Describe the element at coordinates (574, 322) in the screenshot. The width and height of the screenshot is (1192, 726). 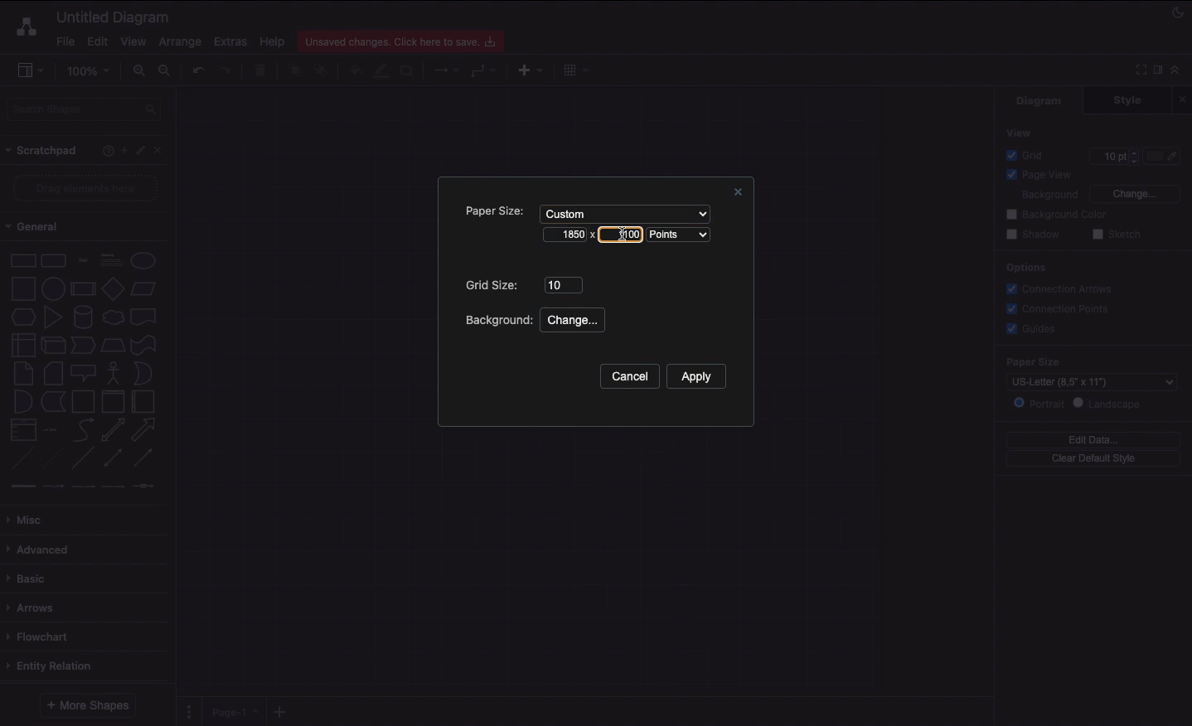
I see `Change...` at that location.